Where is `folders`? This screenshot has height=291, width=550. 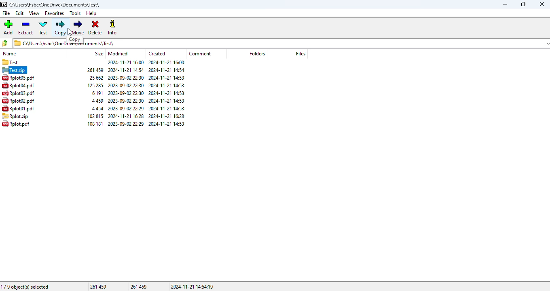 folders is located at coordinates (257, 53).